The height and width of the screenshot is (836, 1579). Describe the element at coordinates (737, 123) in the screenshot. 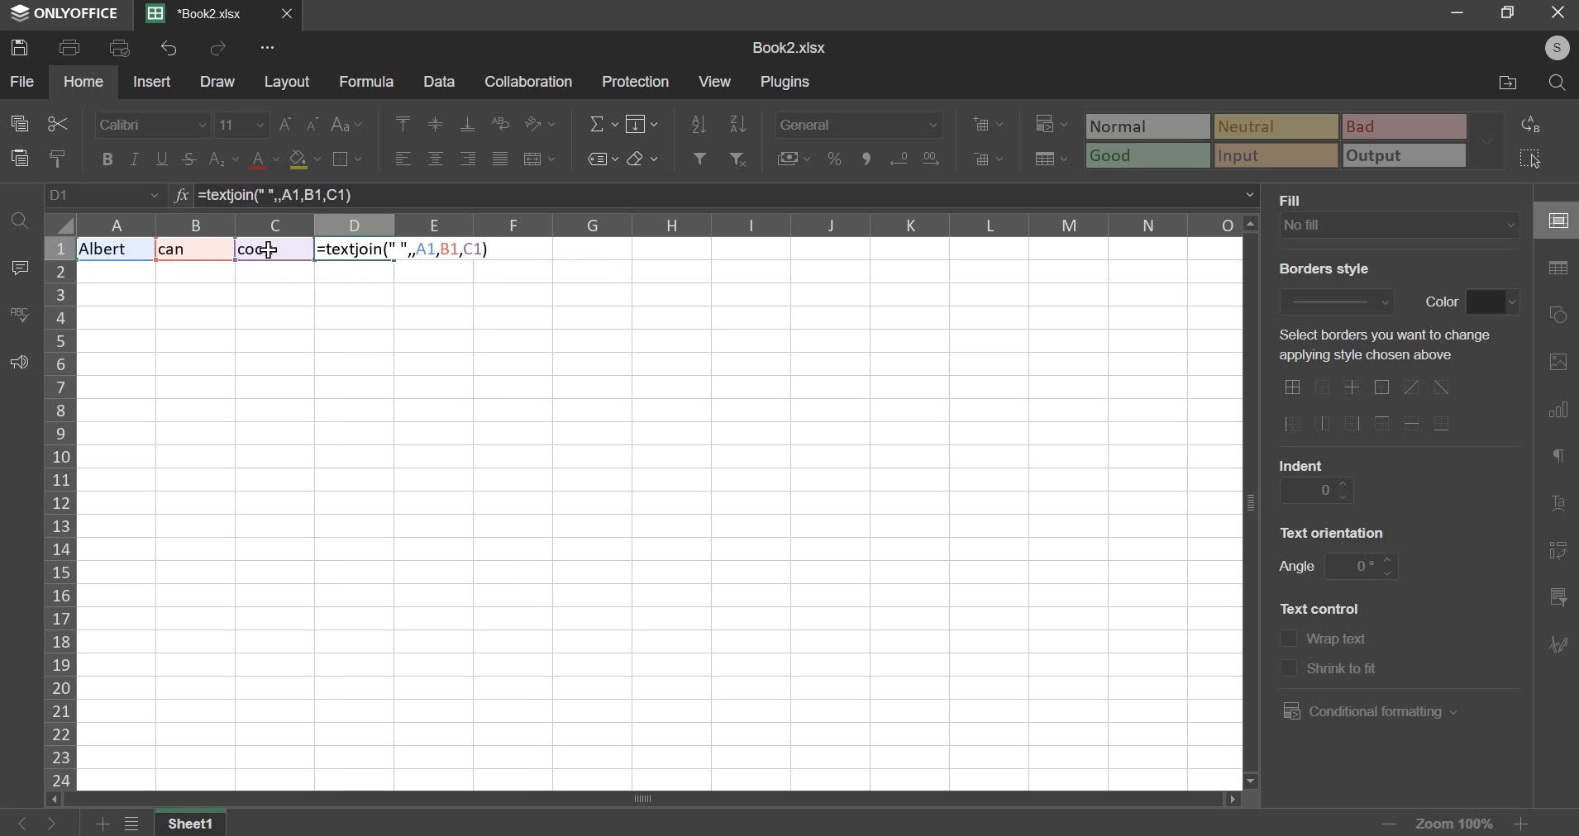

I see `sort descending` at that location.